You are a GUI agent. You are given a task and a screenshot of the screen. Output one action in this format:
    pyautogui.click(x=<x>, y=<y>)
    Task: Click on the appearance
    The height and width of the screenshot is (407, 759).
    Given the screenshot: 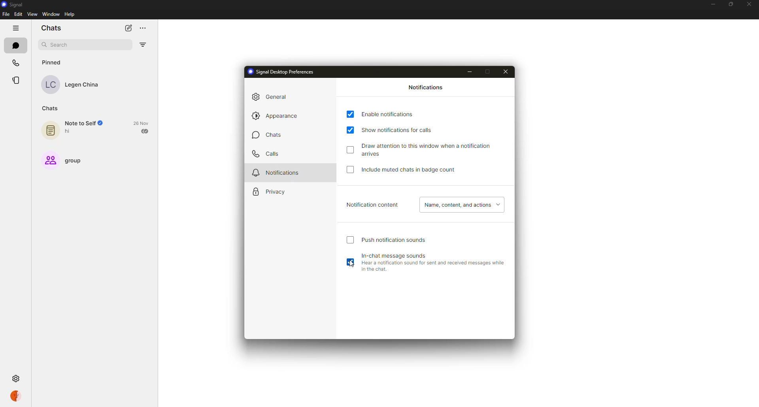 What is the action you would take?
    pyautogui.click(x=279, y=115)
    